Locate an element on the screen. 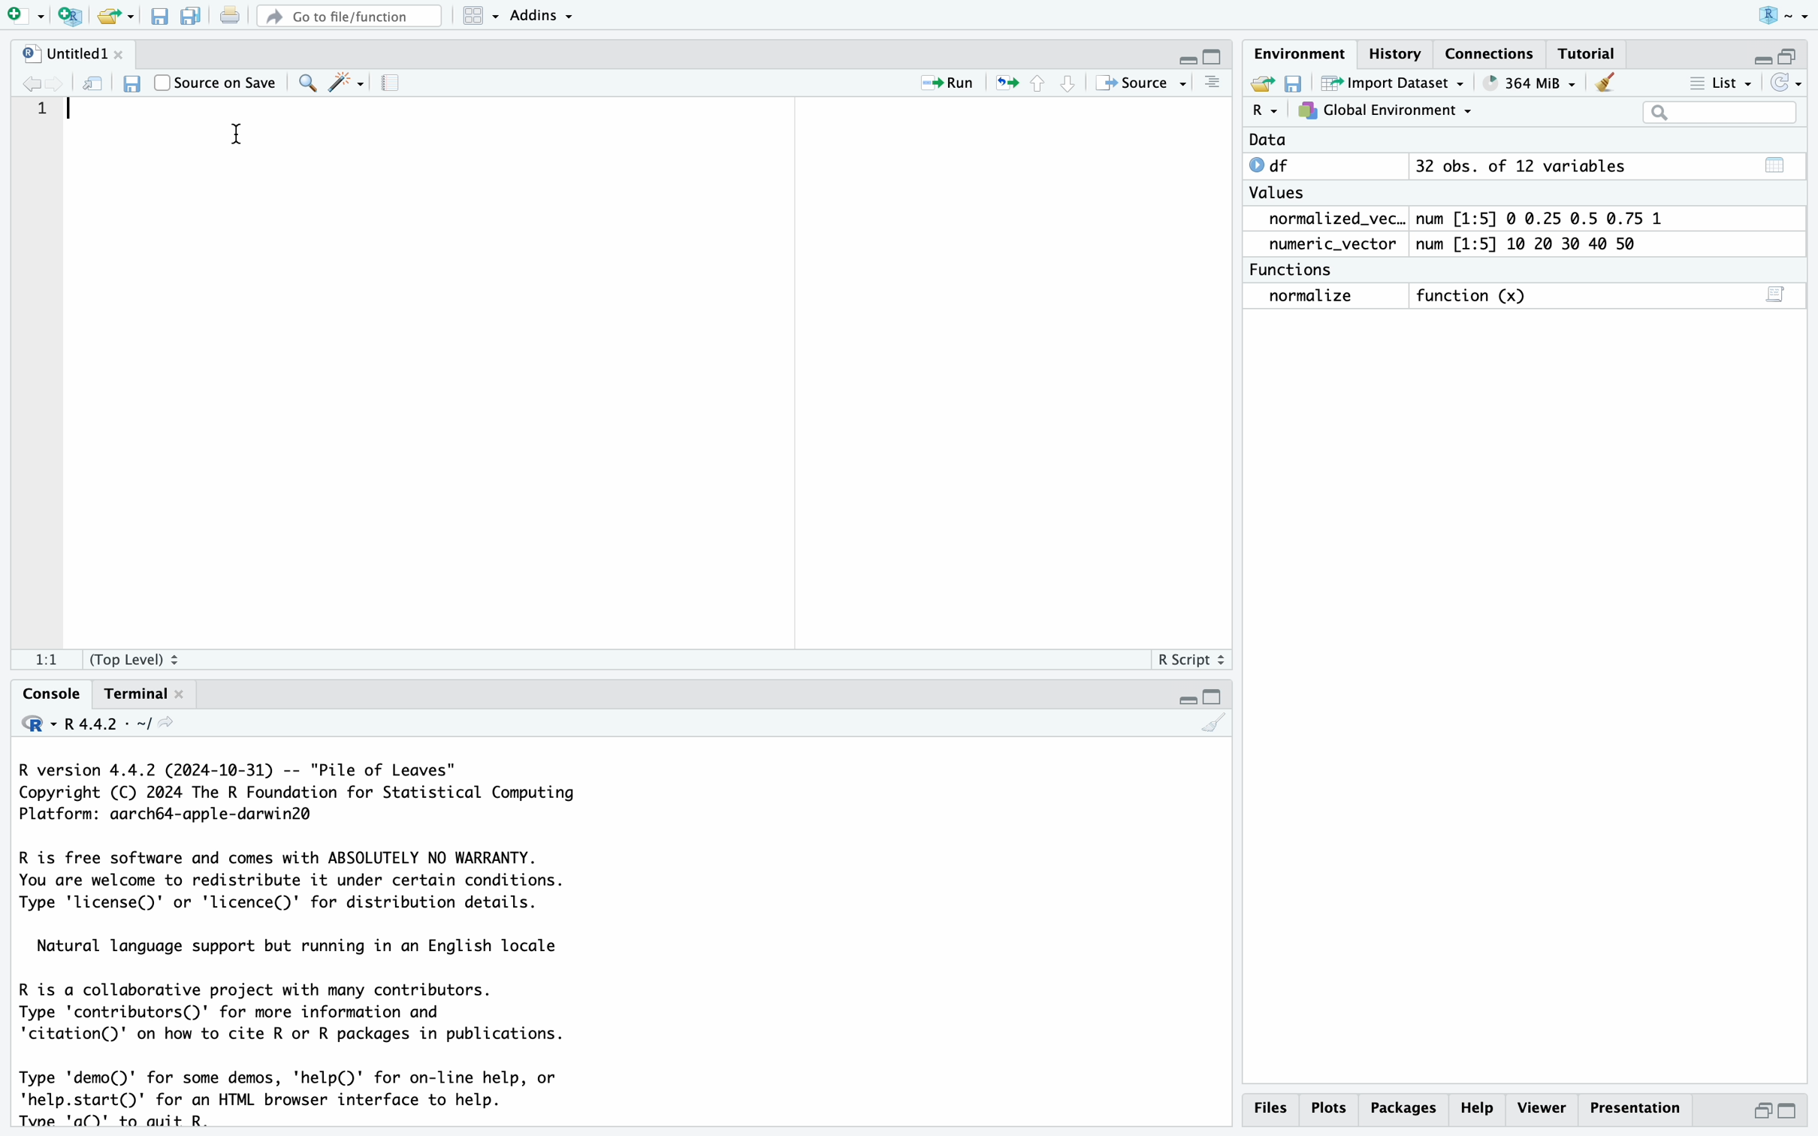 The height and width of the screenshot is (1136, 1818). 653 MB is located at coordinates (1539, 82).